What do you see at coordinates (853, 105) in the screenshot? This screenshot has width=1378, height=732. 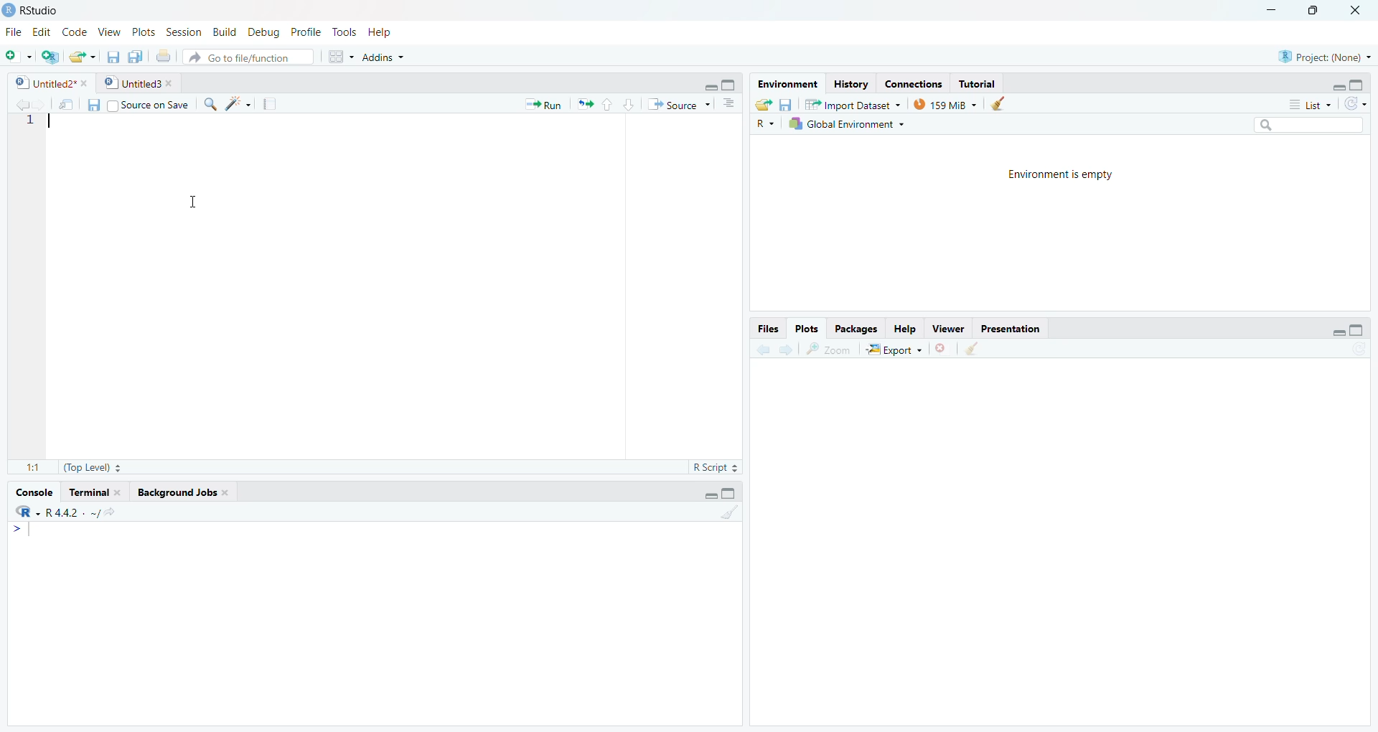 I see `Import Dataset` at bounding box center [853, 105].